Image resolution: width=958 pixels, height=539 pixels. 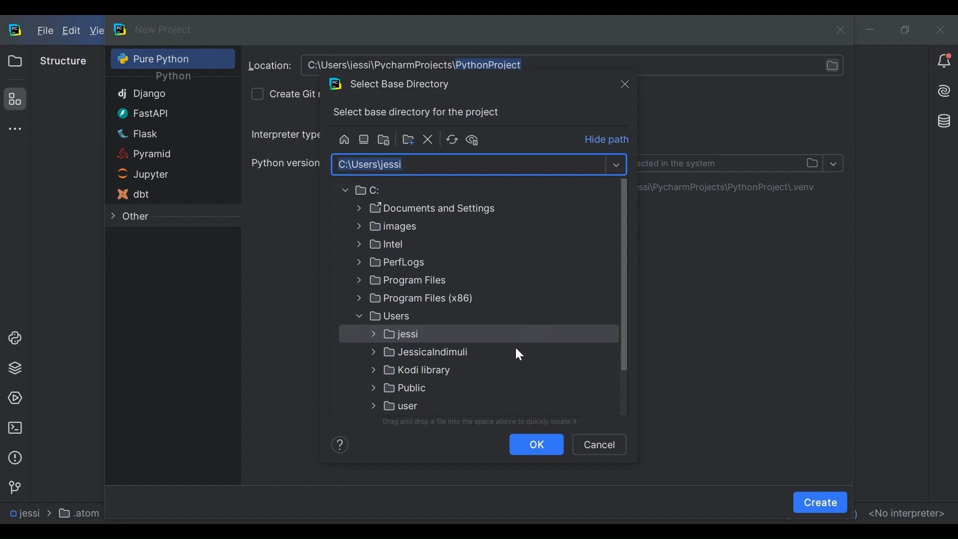 What do you see at coordinates (14, 458) in the screenshot?
I see `Problem` at bounding box center [14, 458].